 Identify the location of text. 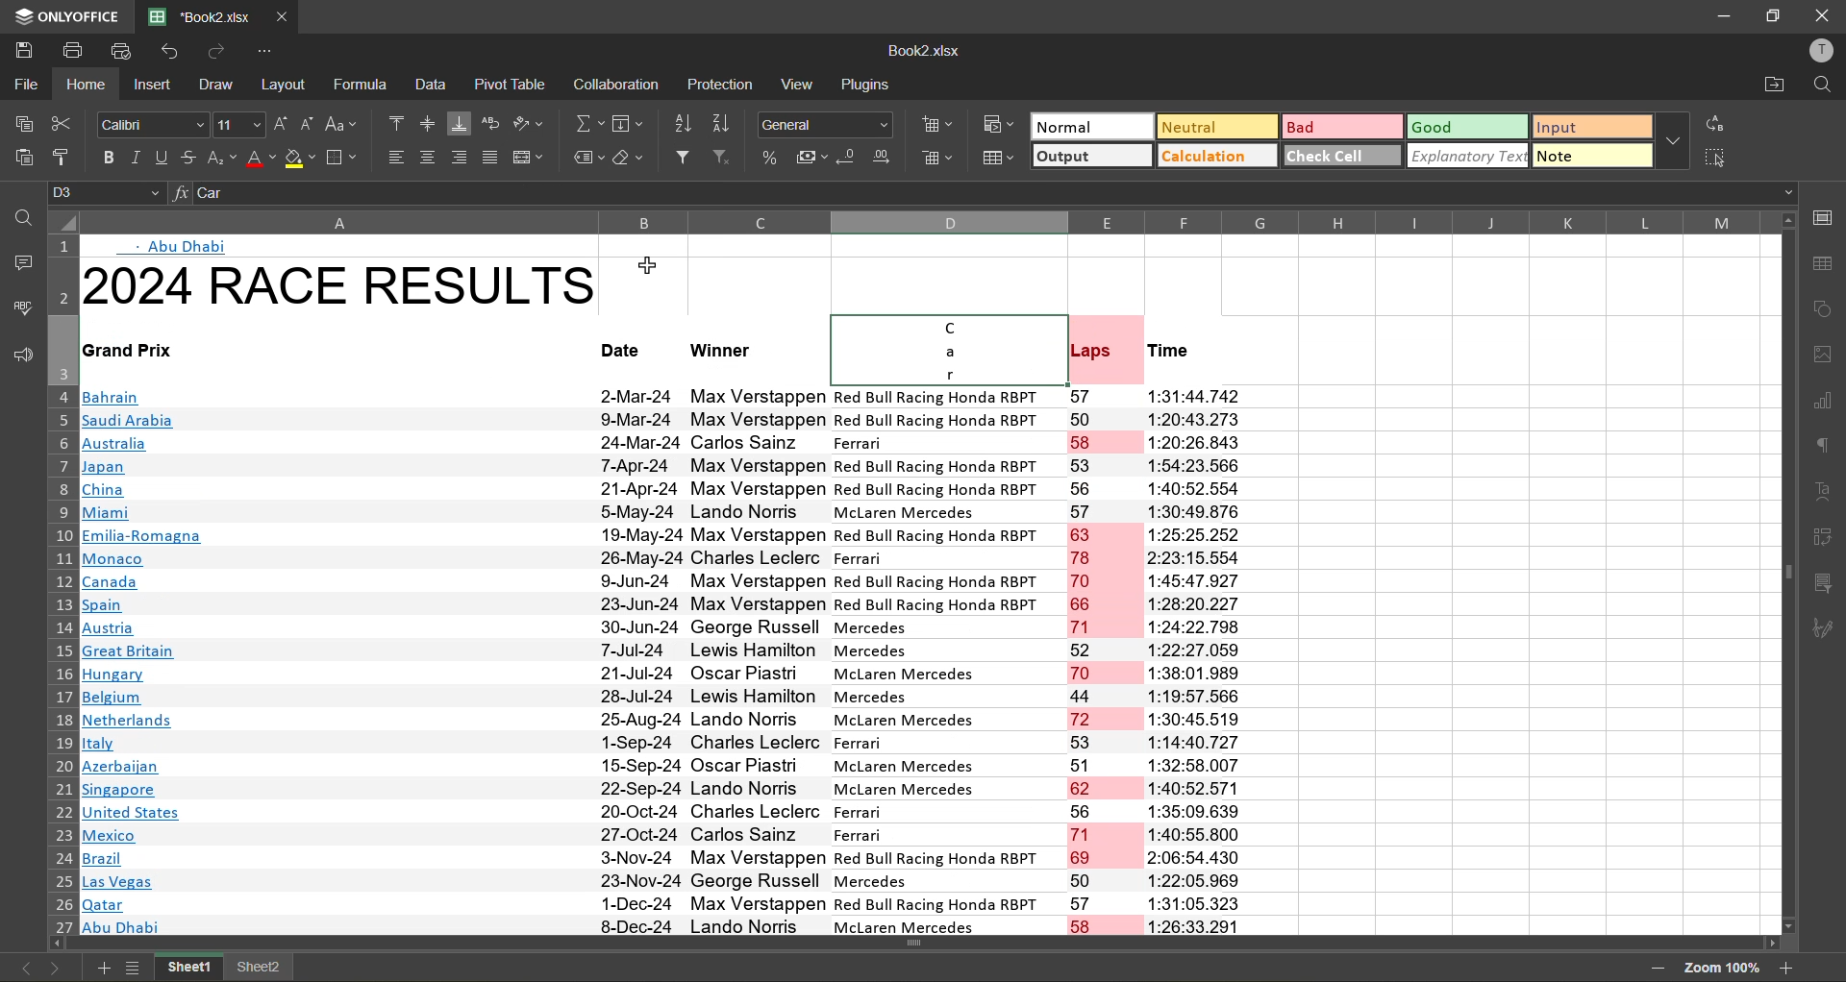
(1824, 491).